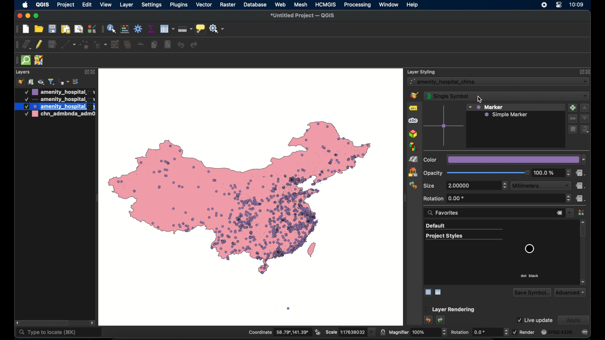 This screenshot has width=605, height=340. I want to click on rotation stepper buttons, so click(498, 199).